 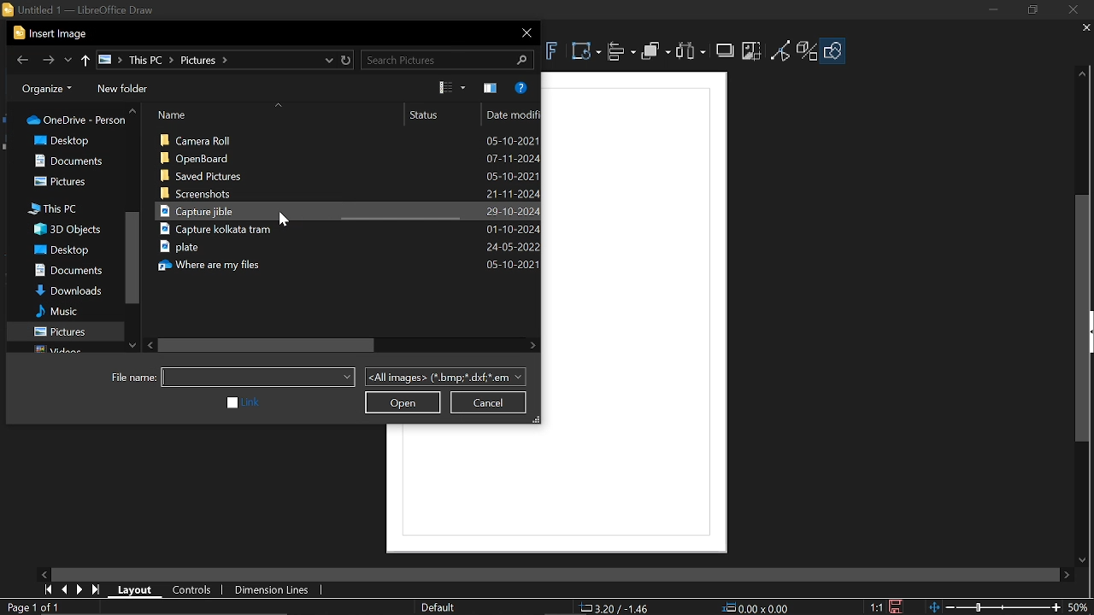 I want to click on Folders, so click(x=65, y=234).